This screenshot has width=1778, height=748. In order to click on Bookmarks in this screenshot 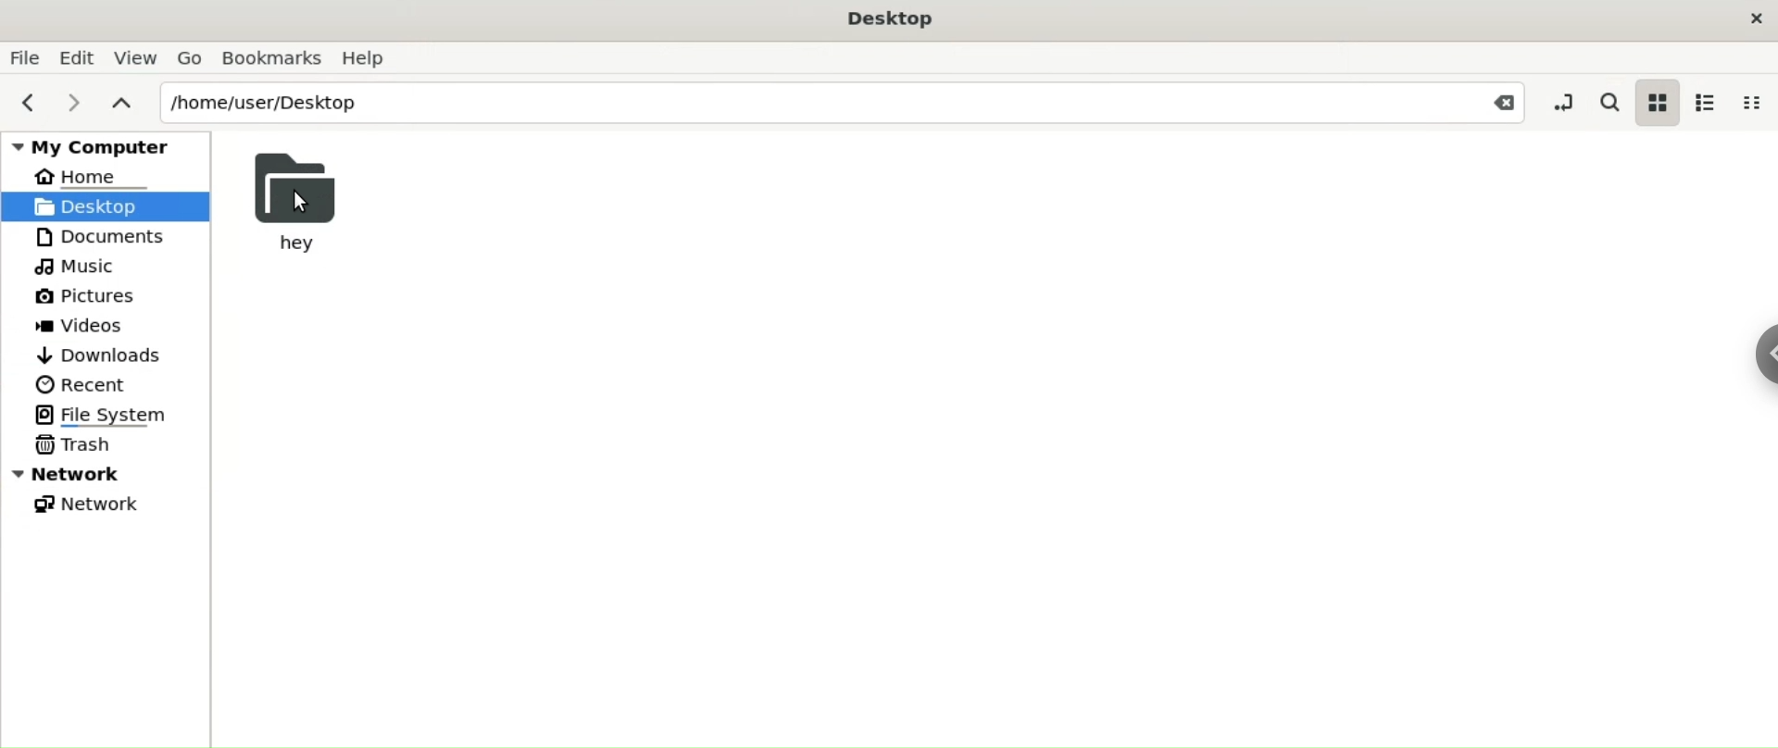, I will do `click(273, 57)`.